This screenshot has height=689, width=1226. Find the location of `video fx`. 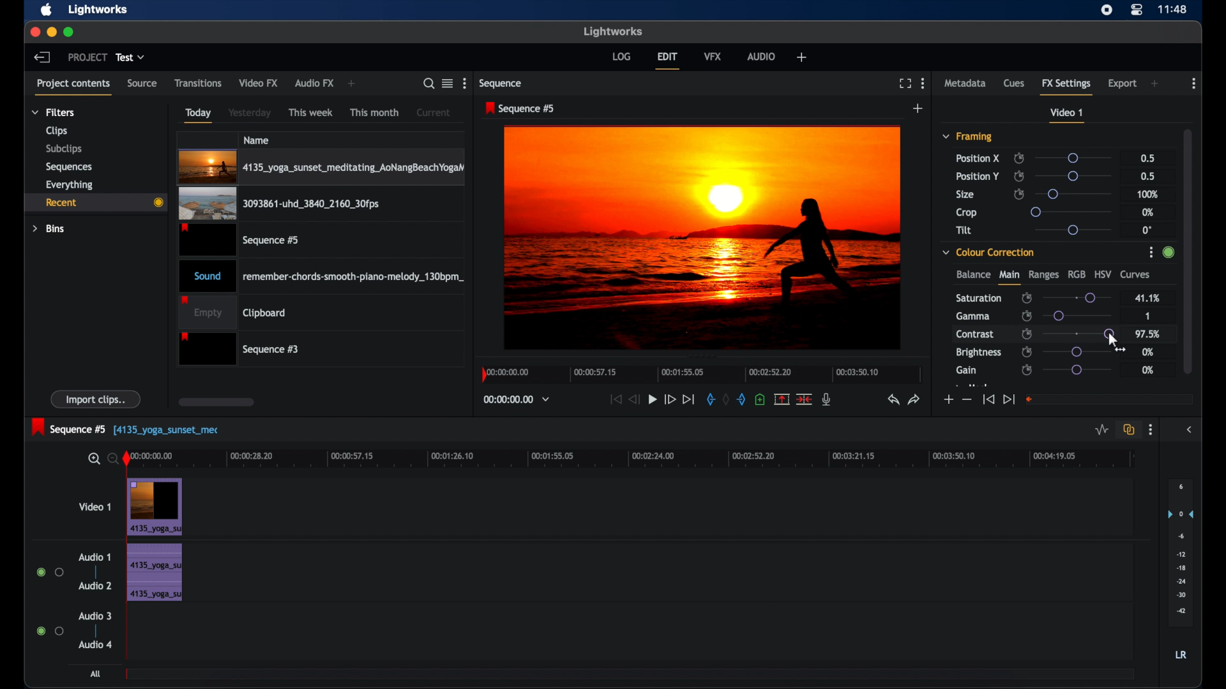

video fx is located at coordinates (259, 83).